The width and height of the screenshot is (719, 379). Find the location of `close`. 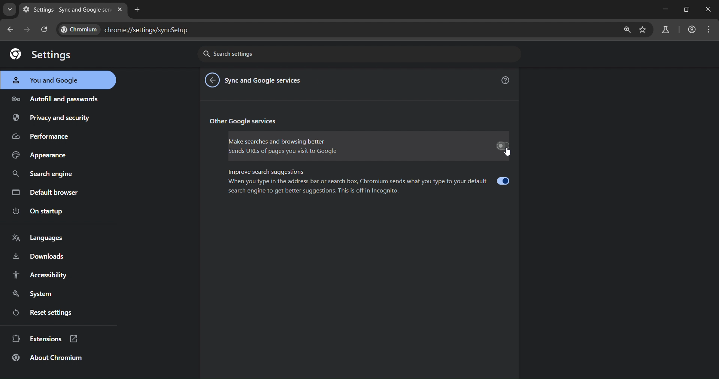

close is located at coordinates (708, 10).